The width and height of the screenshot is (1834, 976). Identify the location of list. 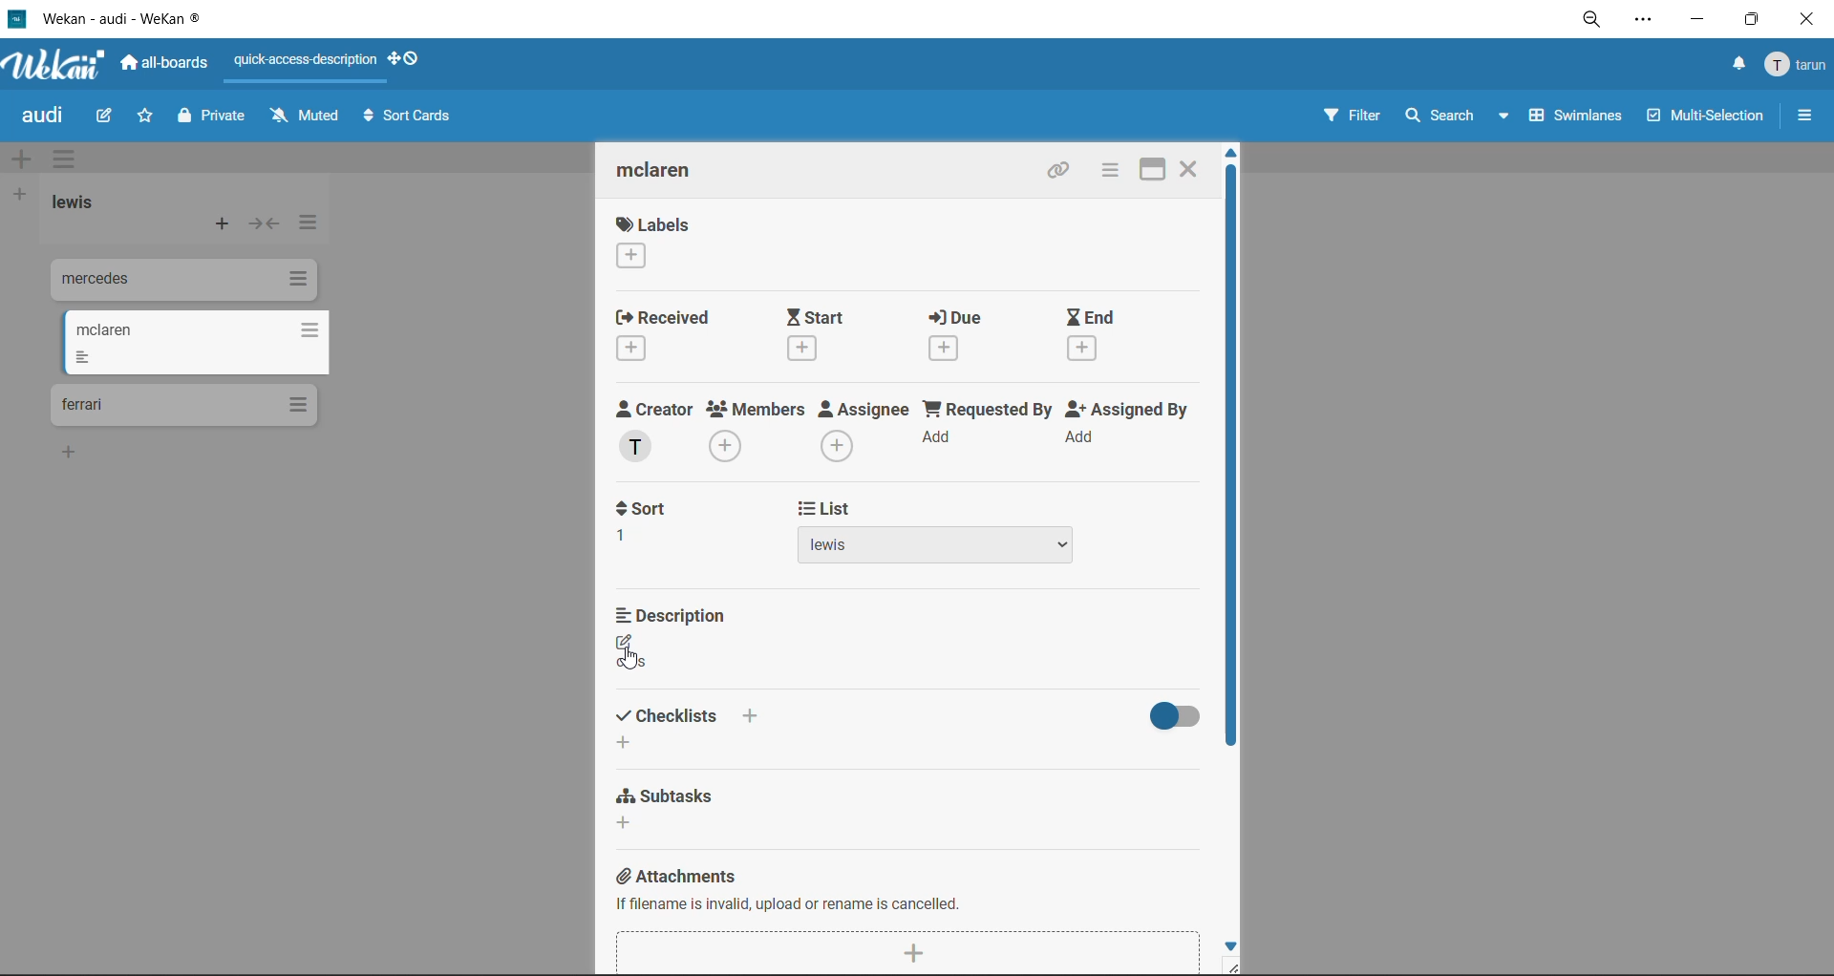
(943, 533).